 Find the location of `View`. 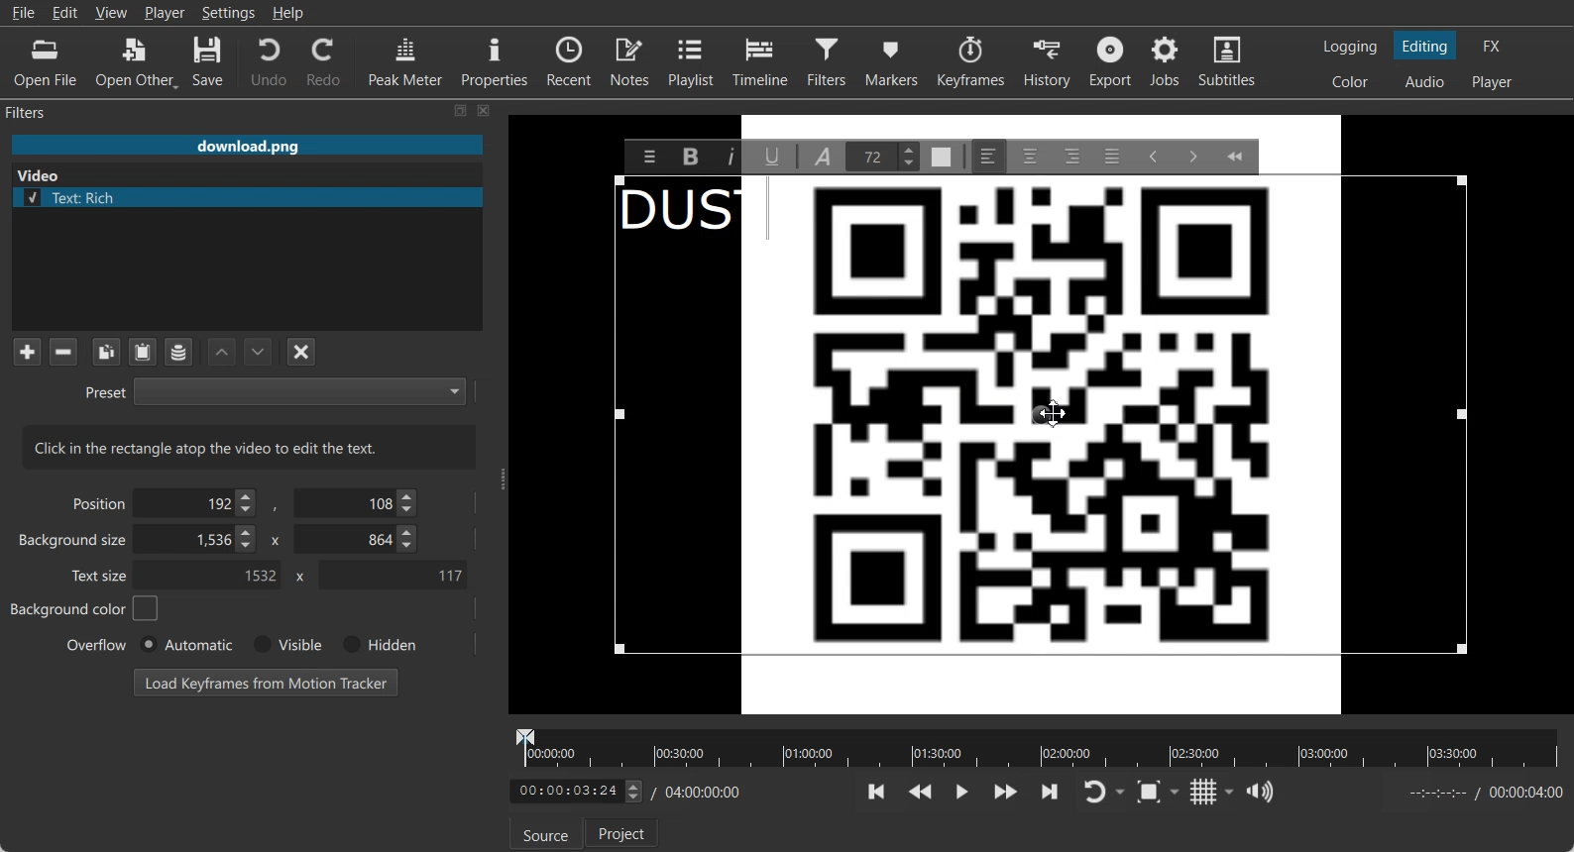

View is located at coordinates (111, 12).